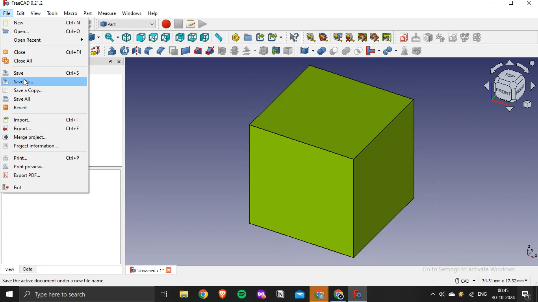 The height and width of the screenshot is (302, 538). I want to click on view, so click(10, 270).